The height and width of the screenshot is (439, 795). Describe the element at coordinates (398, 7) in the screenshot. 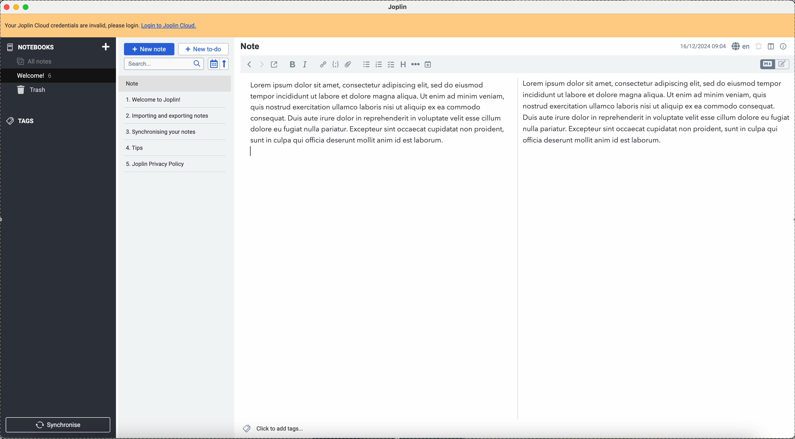

I see `Joplin` at that location.